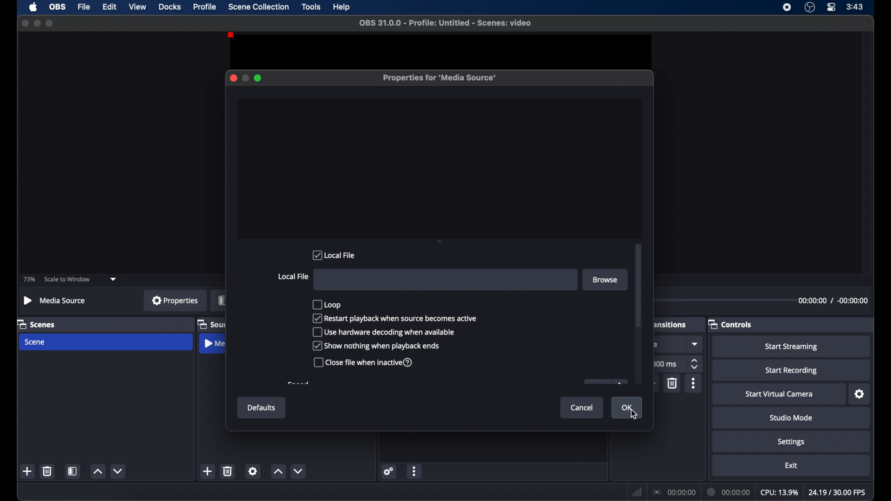  What do you see at coordinates (696, 344) in the screenshot?
I see `dropdown` at bounding box center [696, 344].